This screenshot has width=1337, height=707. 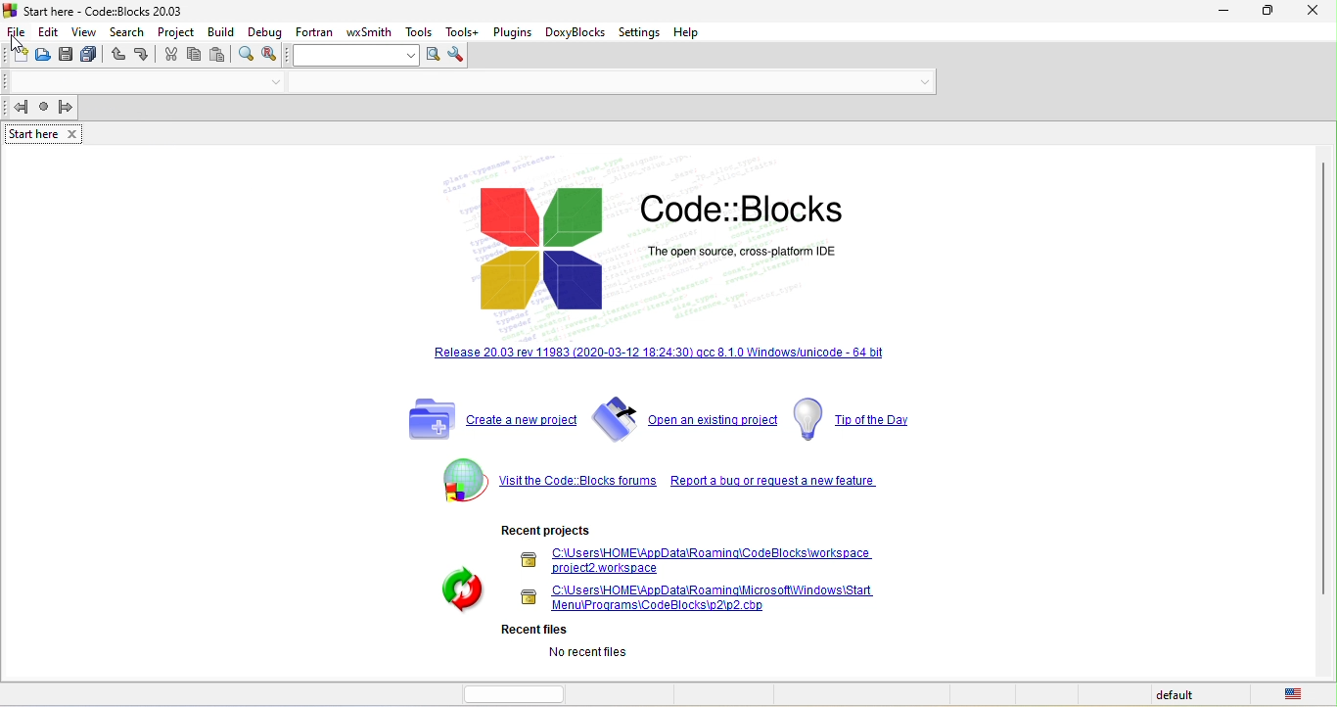 What do you see at coordinates (130, 31) in the screenshot?
I see `search` at bounding box center [130, 31].